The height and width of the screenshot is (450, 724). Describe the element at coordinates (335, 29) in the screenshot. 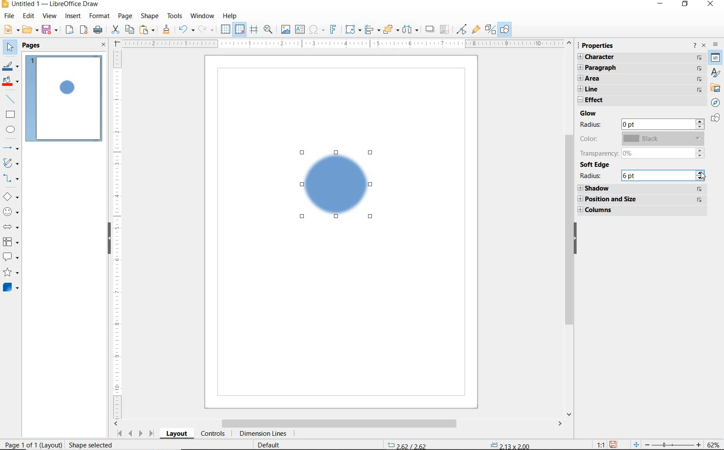

I see `INSERT FRONTWORK TEXT` at that location.